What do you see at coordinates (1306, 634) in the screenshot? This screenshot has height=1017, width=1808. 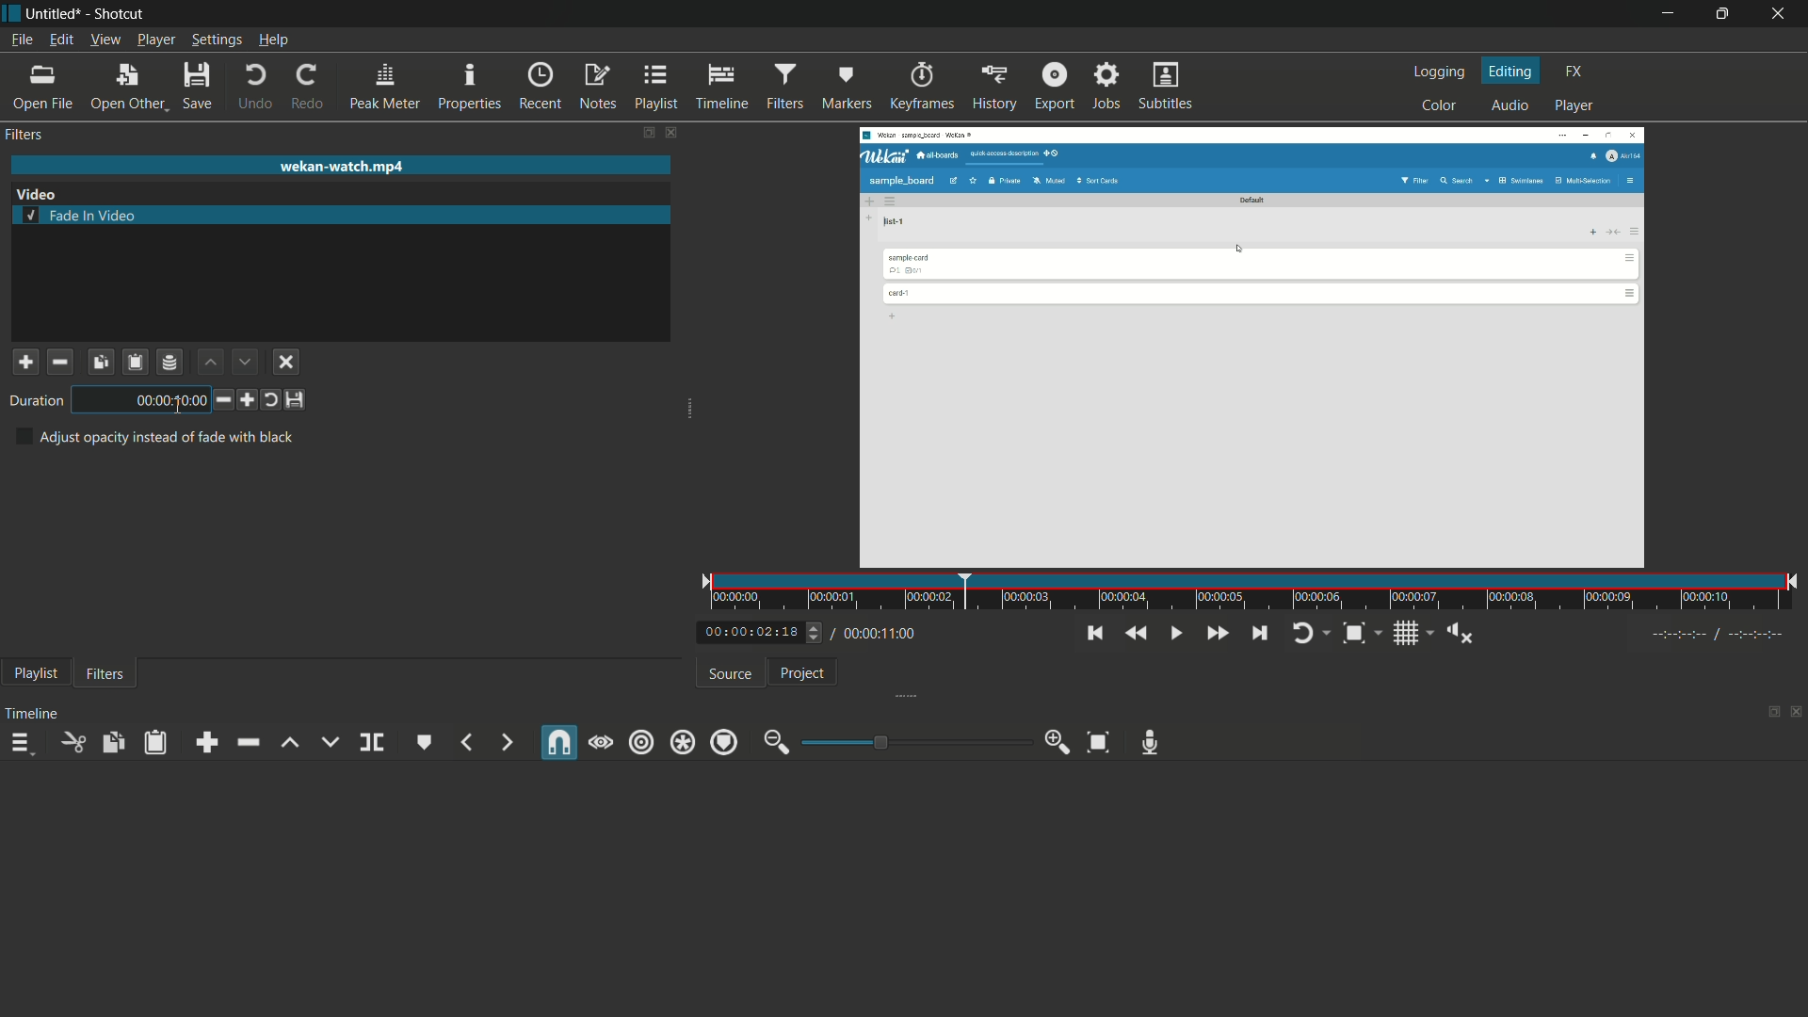 I see `toggle player logging` at bounding box center [1306, 634].